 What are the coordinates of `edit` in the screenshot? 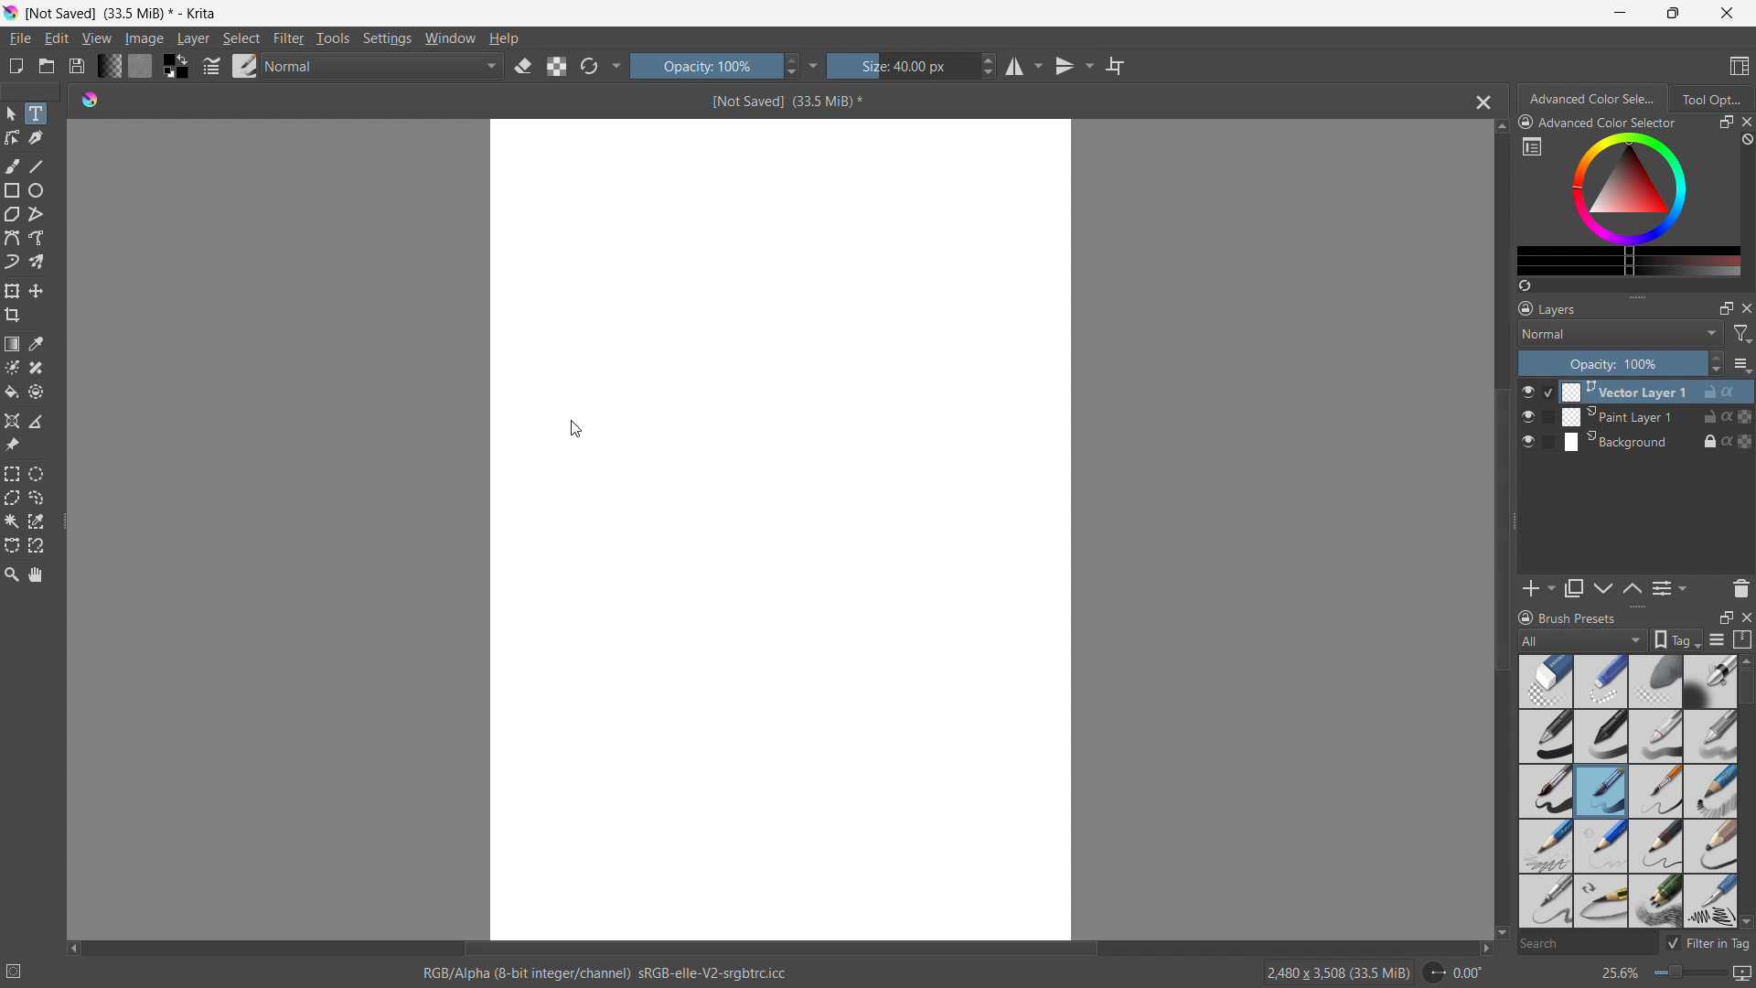 It's located at (56, 39).